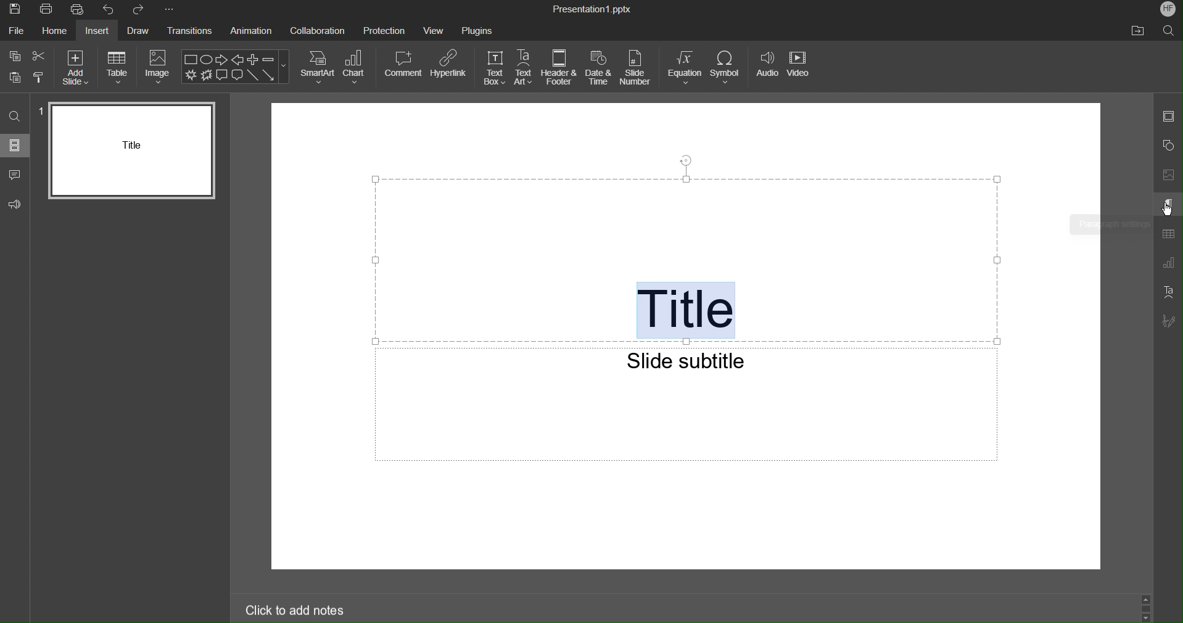  Describe the element at coordinates (358, 67) in the screenshot. I see `Chart` at that location.